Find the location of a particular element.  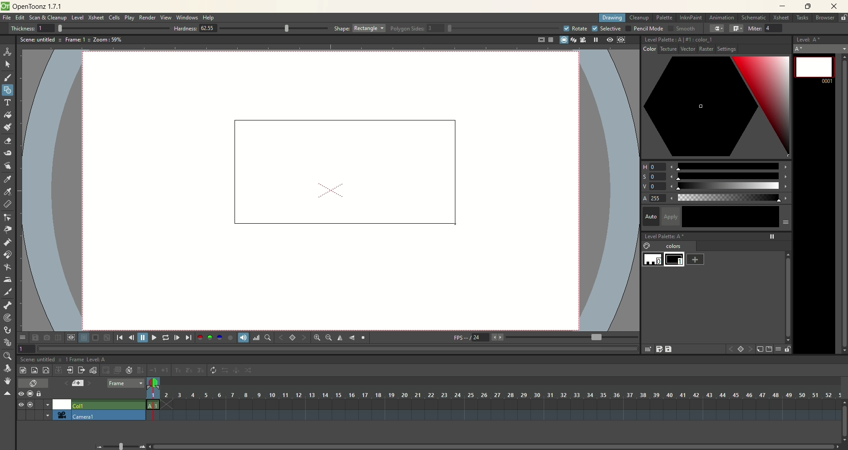

pump  is located at coordinates (7, 242).